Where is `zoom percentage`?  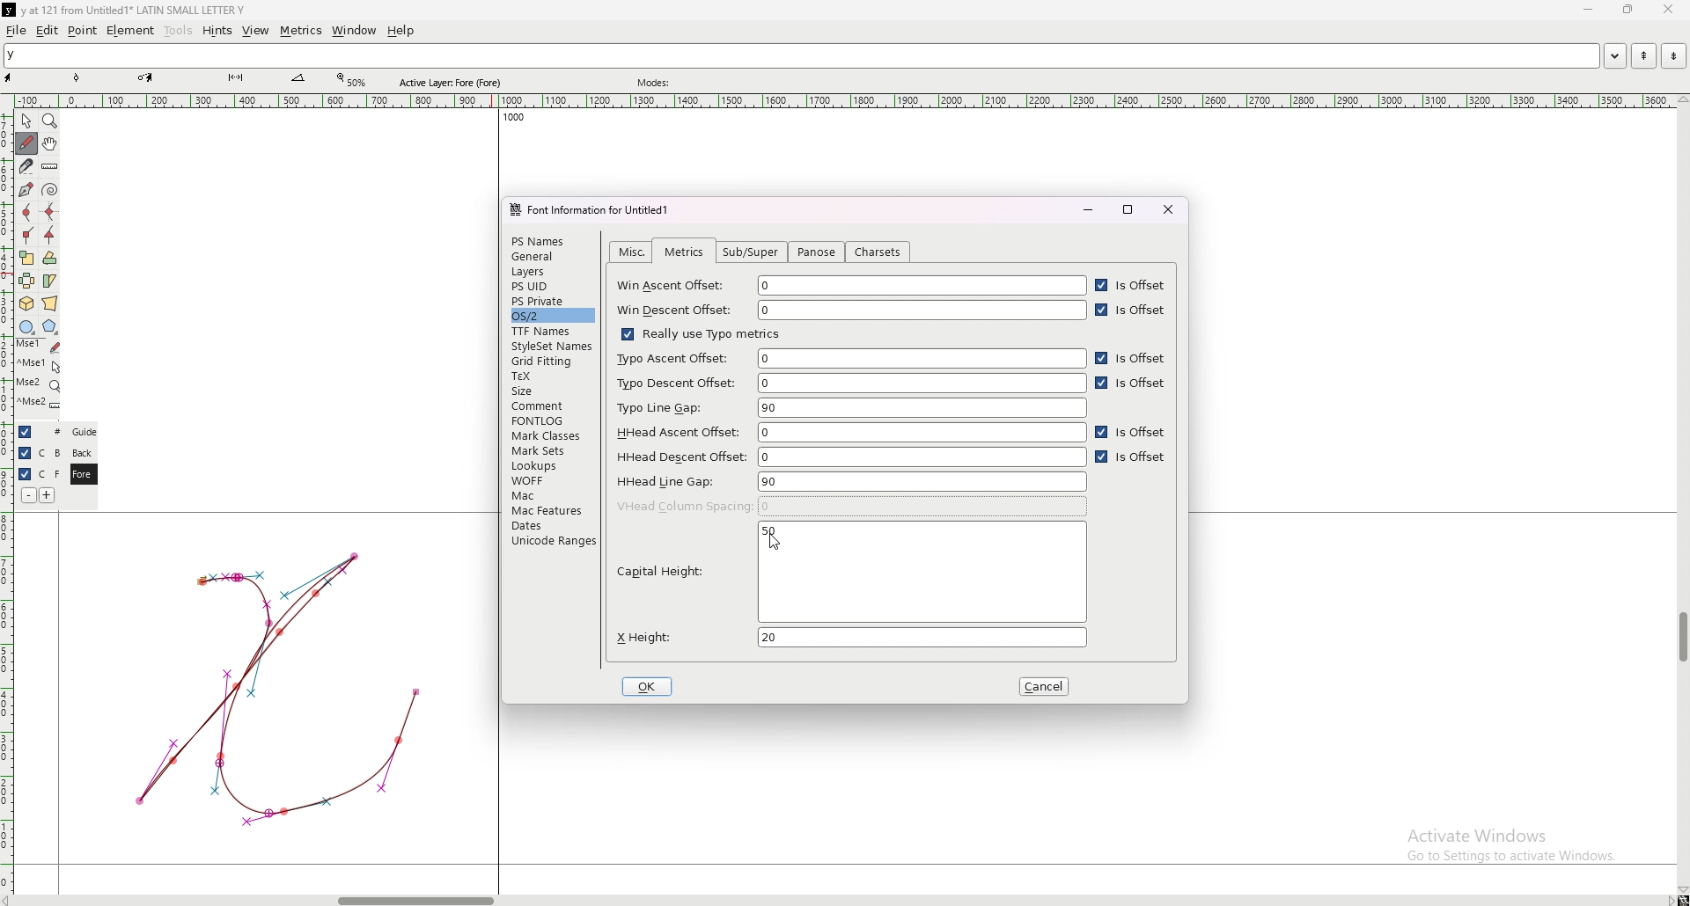 zoom percentage is located at coordinates (354, 80).